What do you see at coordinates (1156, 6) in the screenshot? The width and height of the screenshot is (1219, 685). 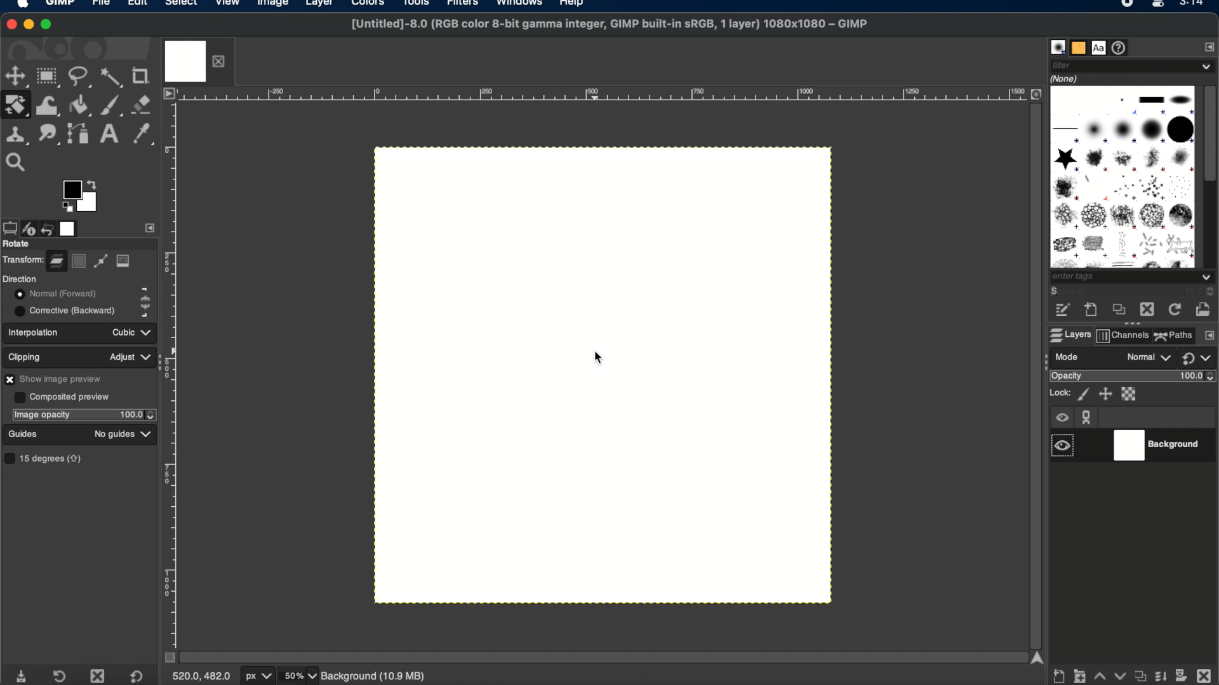 I see `Mac control center` at bounding box center [1156, 6].